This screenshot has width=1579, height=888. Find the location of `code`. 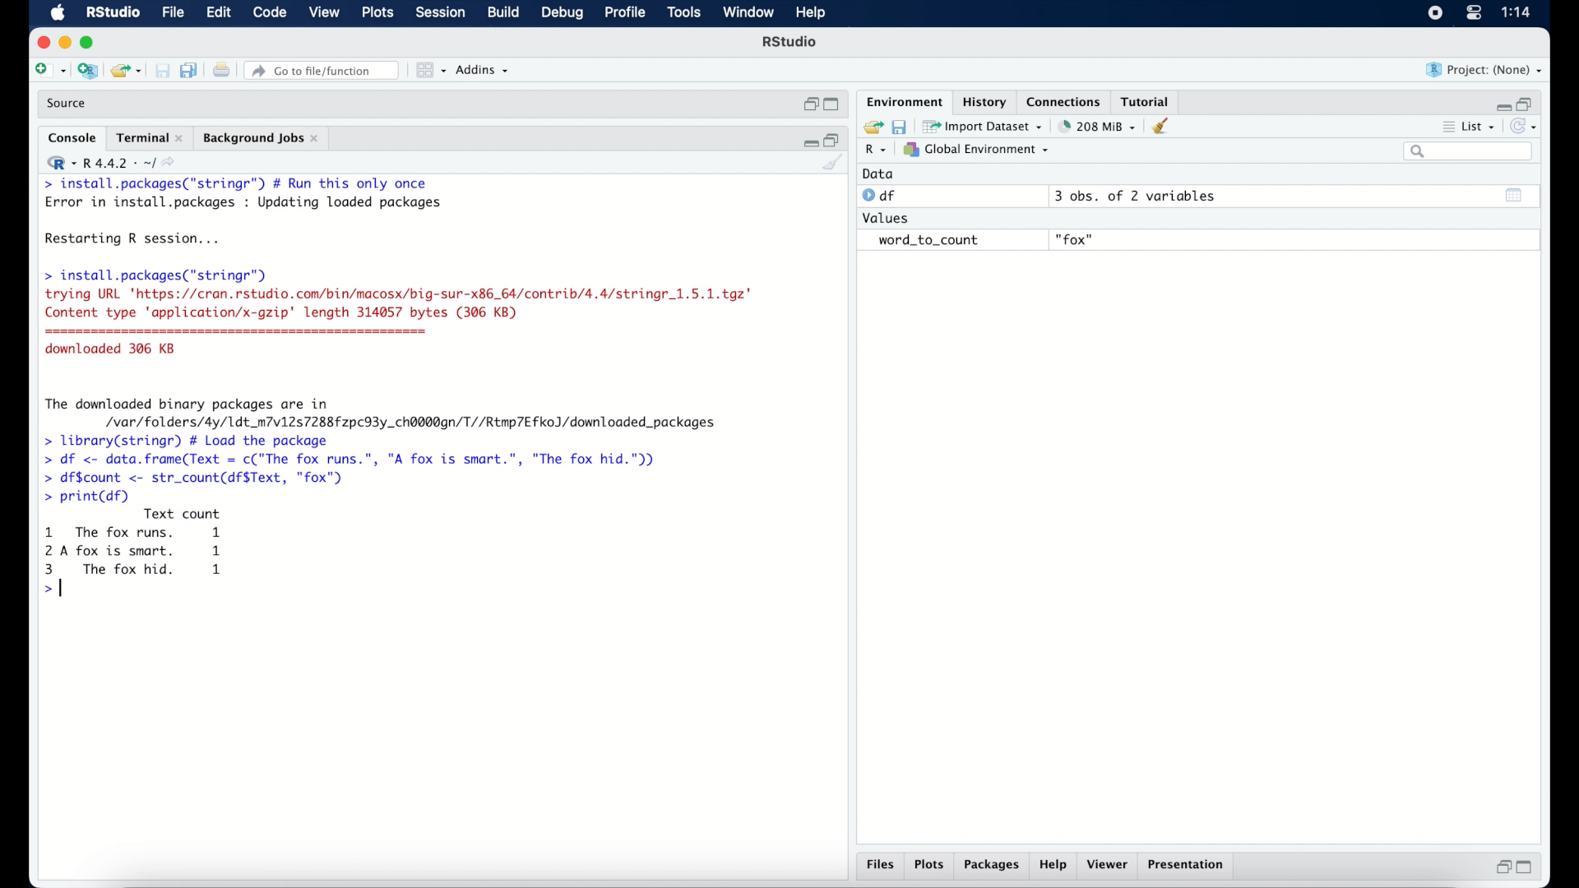

code is located at coordinates (270, 13).